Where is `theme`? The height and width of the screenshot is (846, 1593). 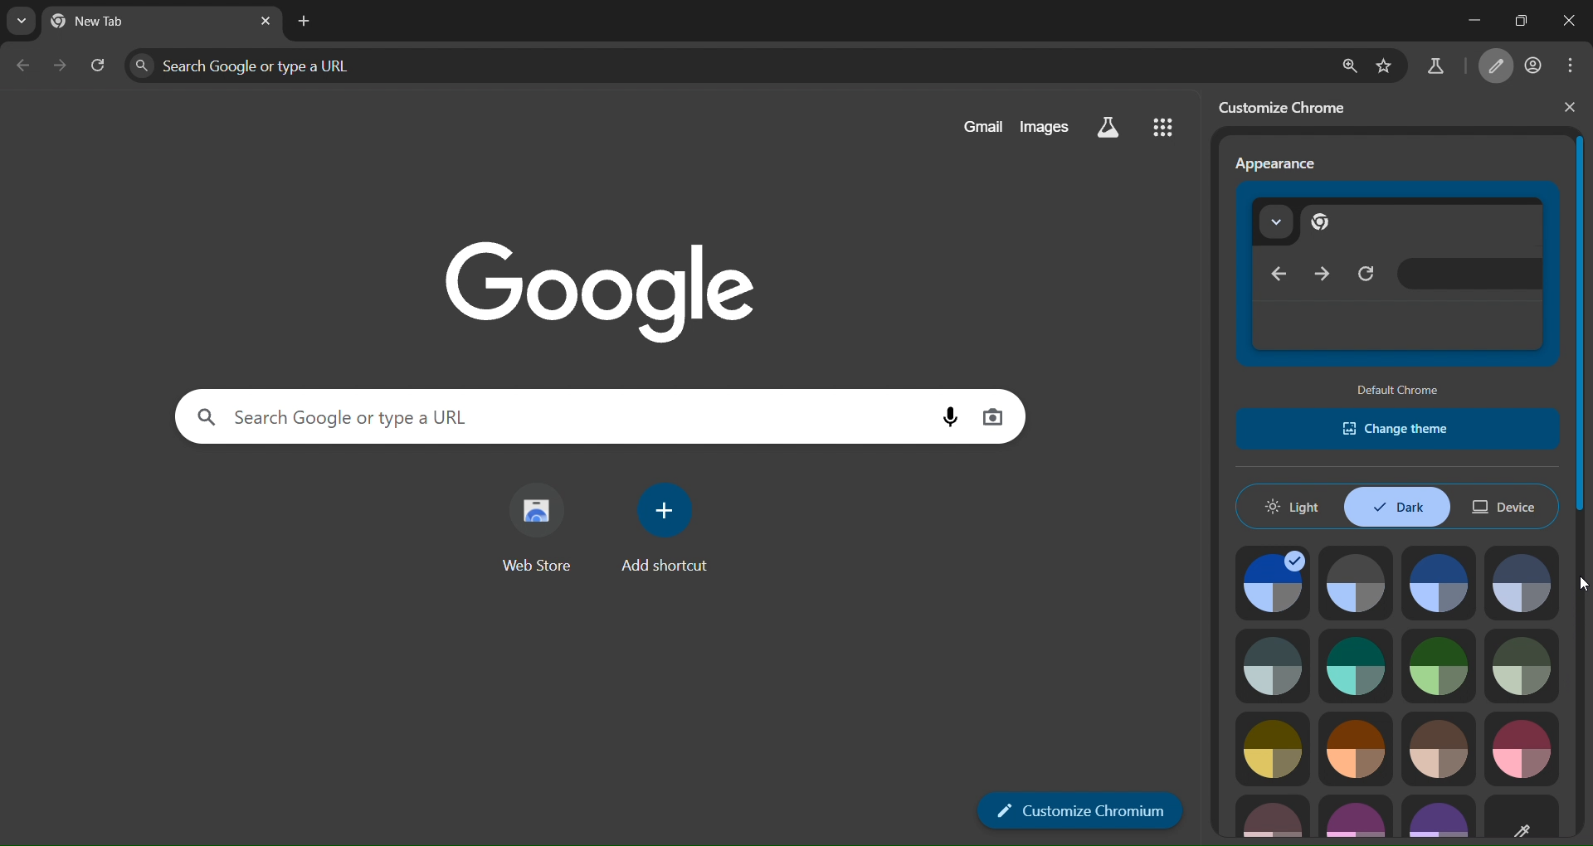
theme is located at coordinates (1355, 664).